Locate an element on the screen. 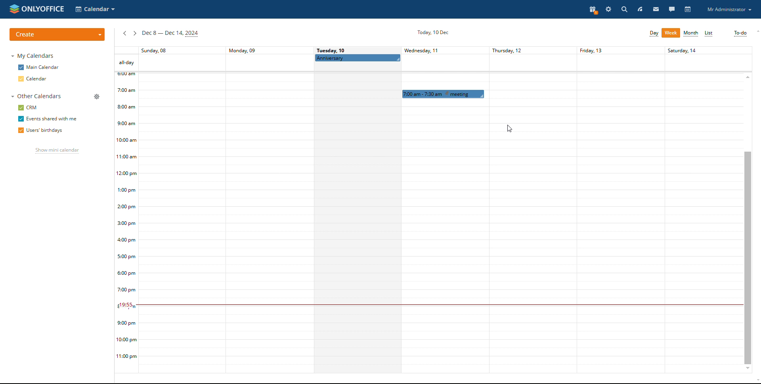 The image size is (761, 384). search is located at coordinates (623, 9).